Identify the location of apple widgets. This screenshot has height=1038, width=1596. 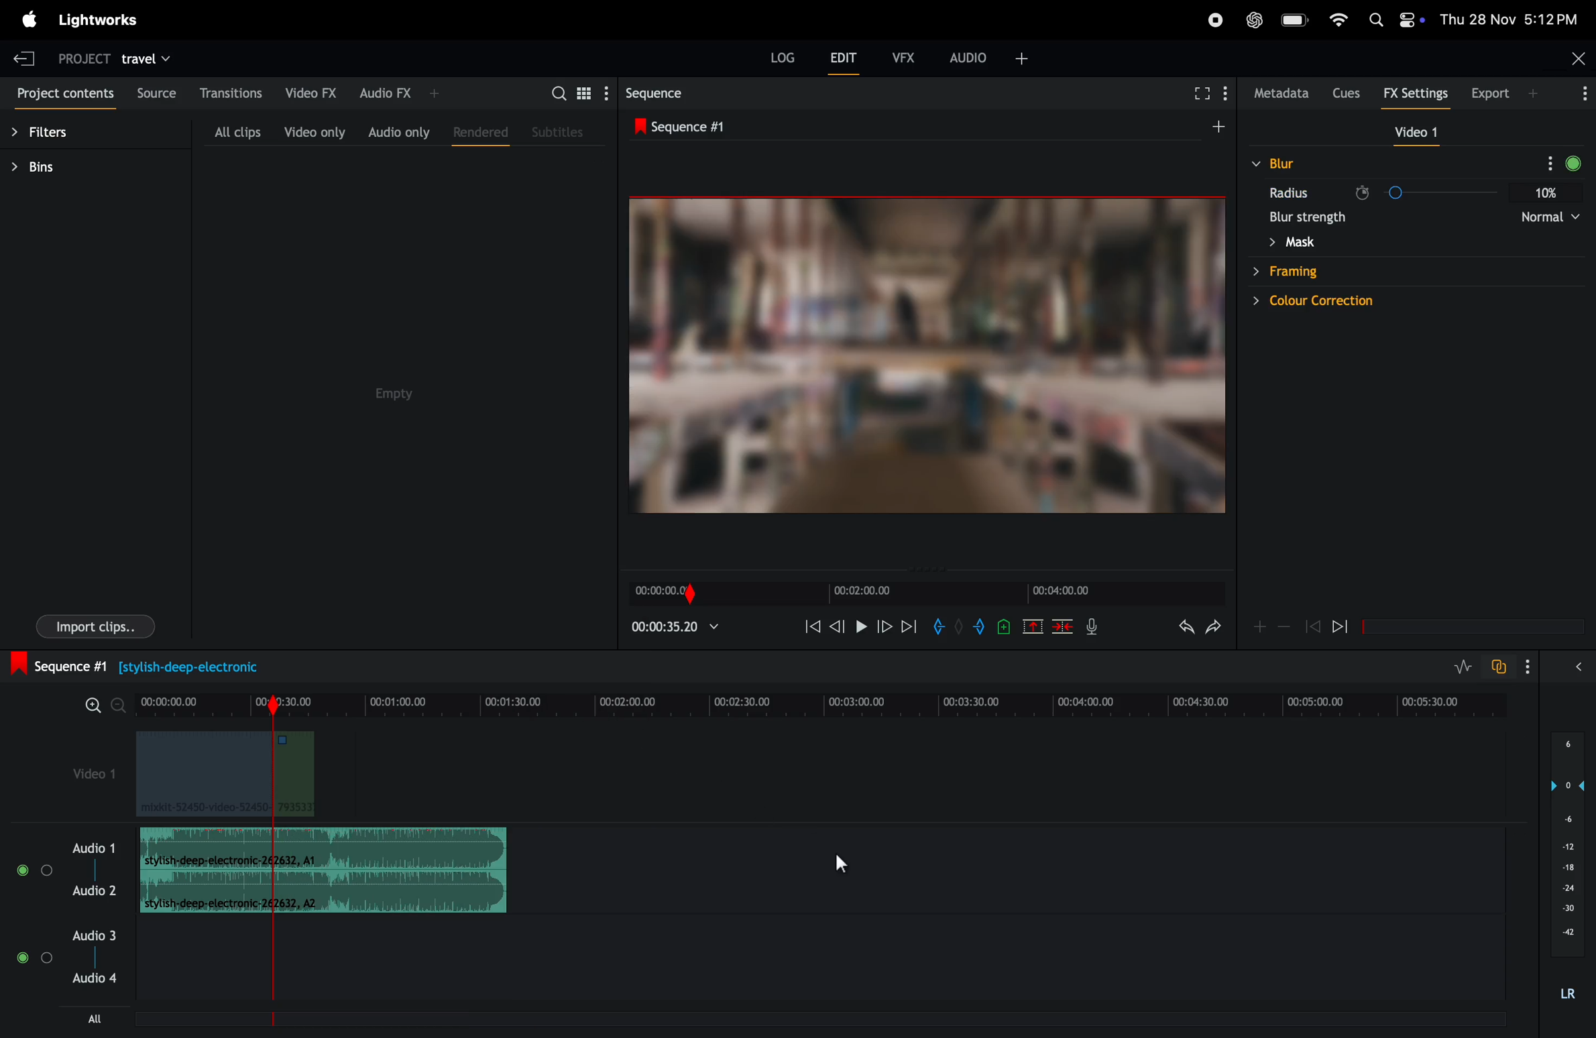
(1373, 18).